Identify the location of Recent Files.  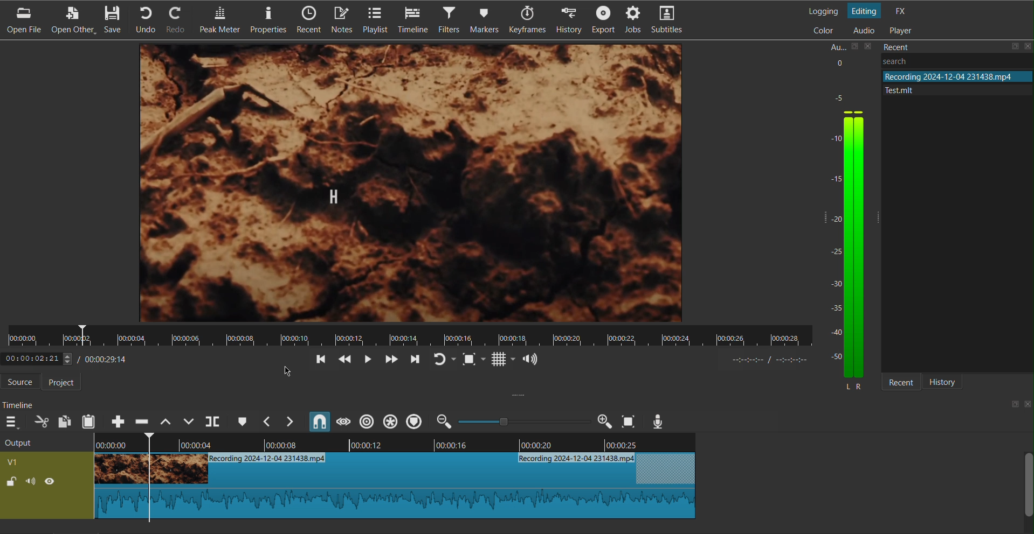
(943, 45).